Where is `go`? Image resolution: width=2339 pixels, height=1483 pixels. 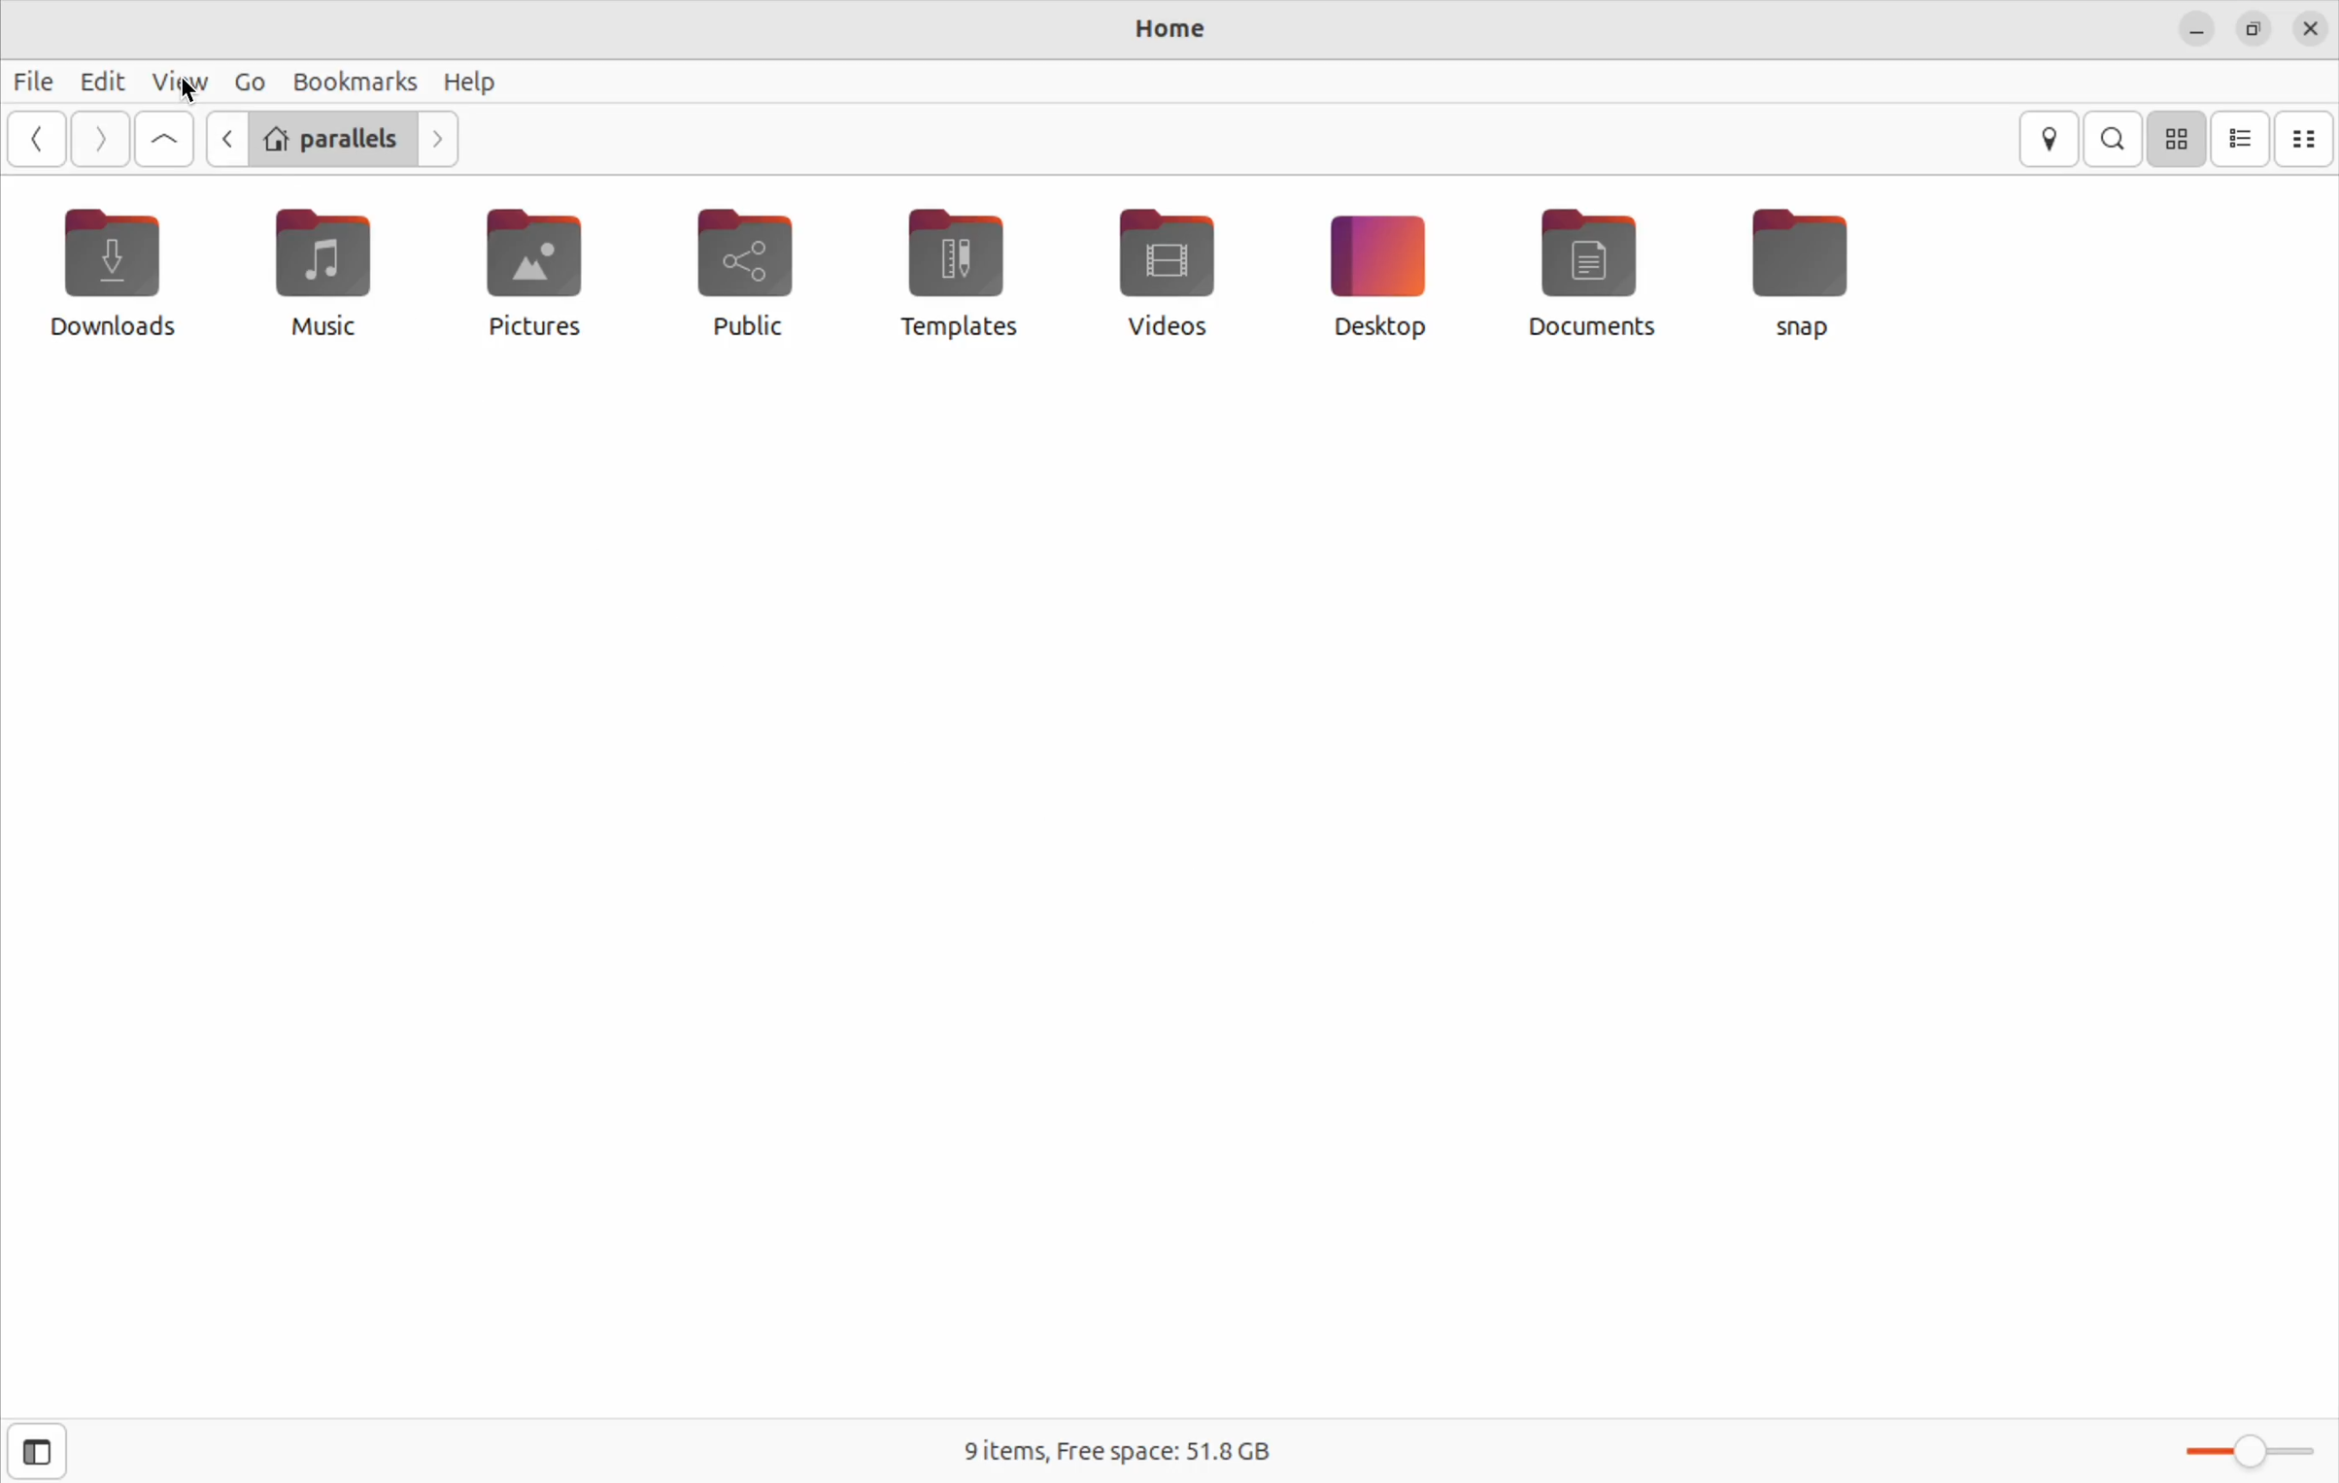
go is located at coordinates (246, 83).